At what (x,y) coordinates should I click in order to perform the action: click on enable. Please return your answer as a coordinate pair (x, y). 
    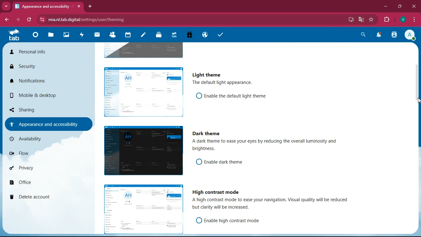
    Looking at the image, I should click on (229, 162).